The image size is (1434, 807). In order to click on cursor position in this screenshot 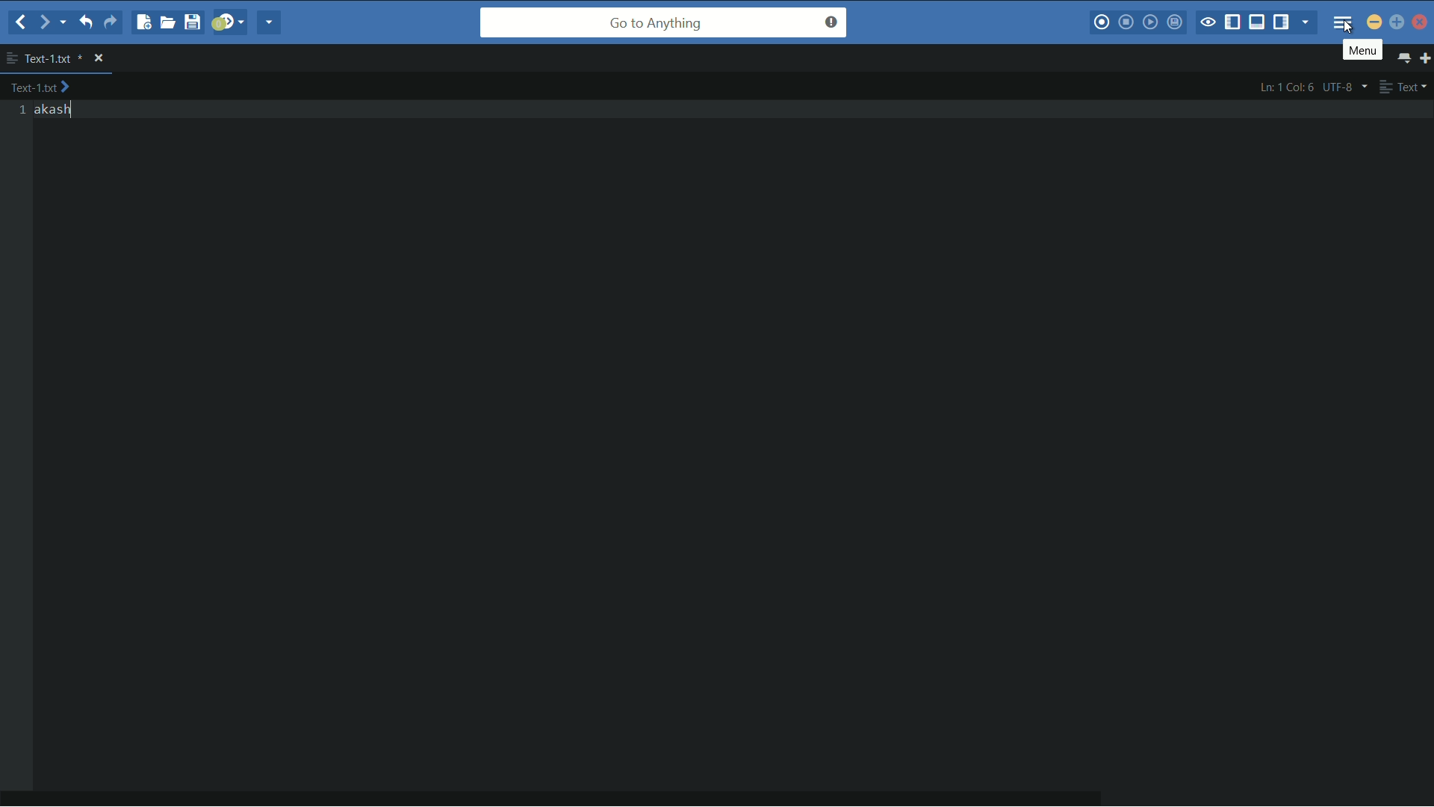, I will do `click(1287, 87)`.